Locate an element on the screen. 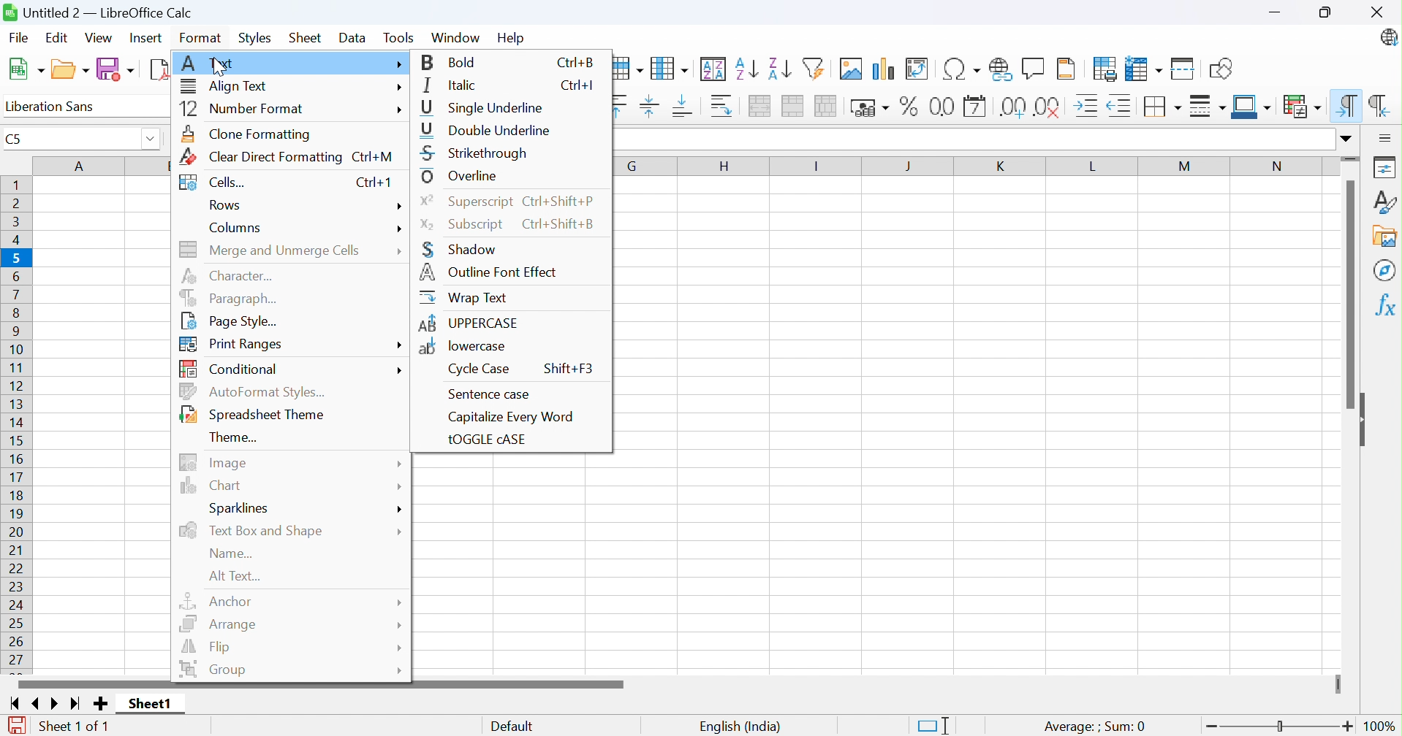 The width and height of the screenshot is (1402, 736). Double underline is located at coordinates (486, 131).